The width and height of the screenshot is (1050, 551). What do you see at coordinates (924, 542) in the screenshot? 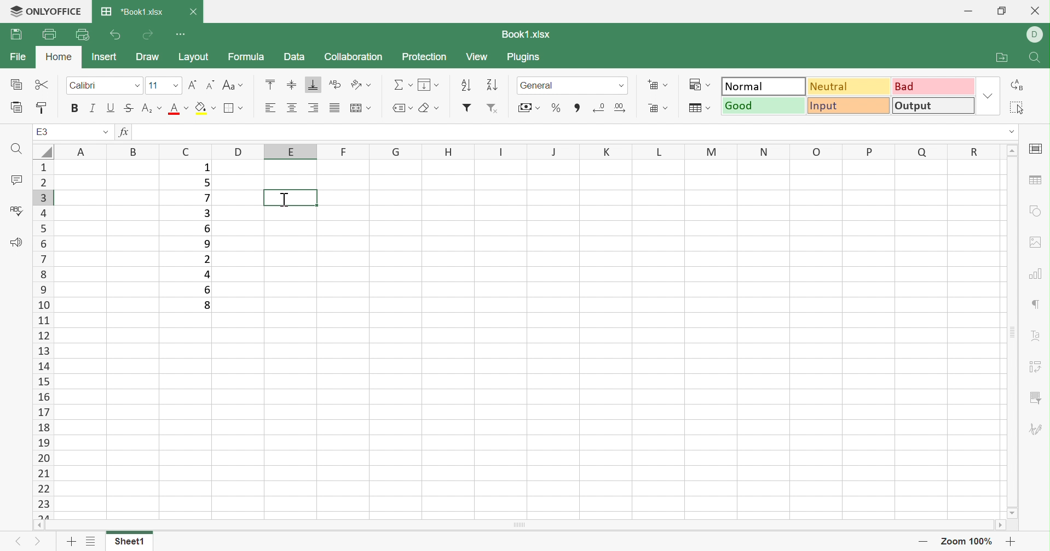
I see `Zoom out` at bounding box center [924, 542].